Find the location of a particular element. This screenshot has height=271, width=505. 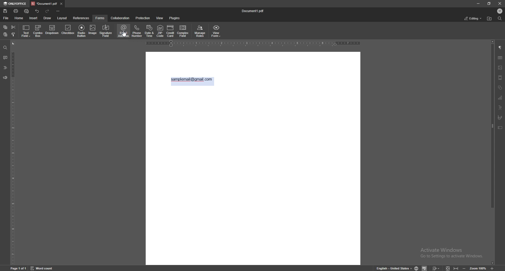

fit to width is located at coordinates (456, 267).